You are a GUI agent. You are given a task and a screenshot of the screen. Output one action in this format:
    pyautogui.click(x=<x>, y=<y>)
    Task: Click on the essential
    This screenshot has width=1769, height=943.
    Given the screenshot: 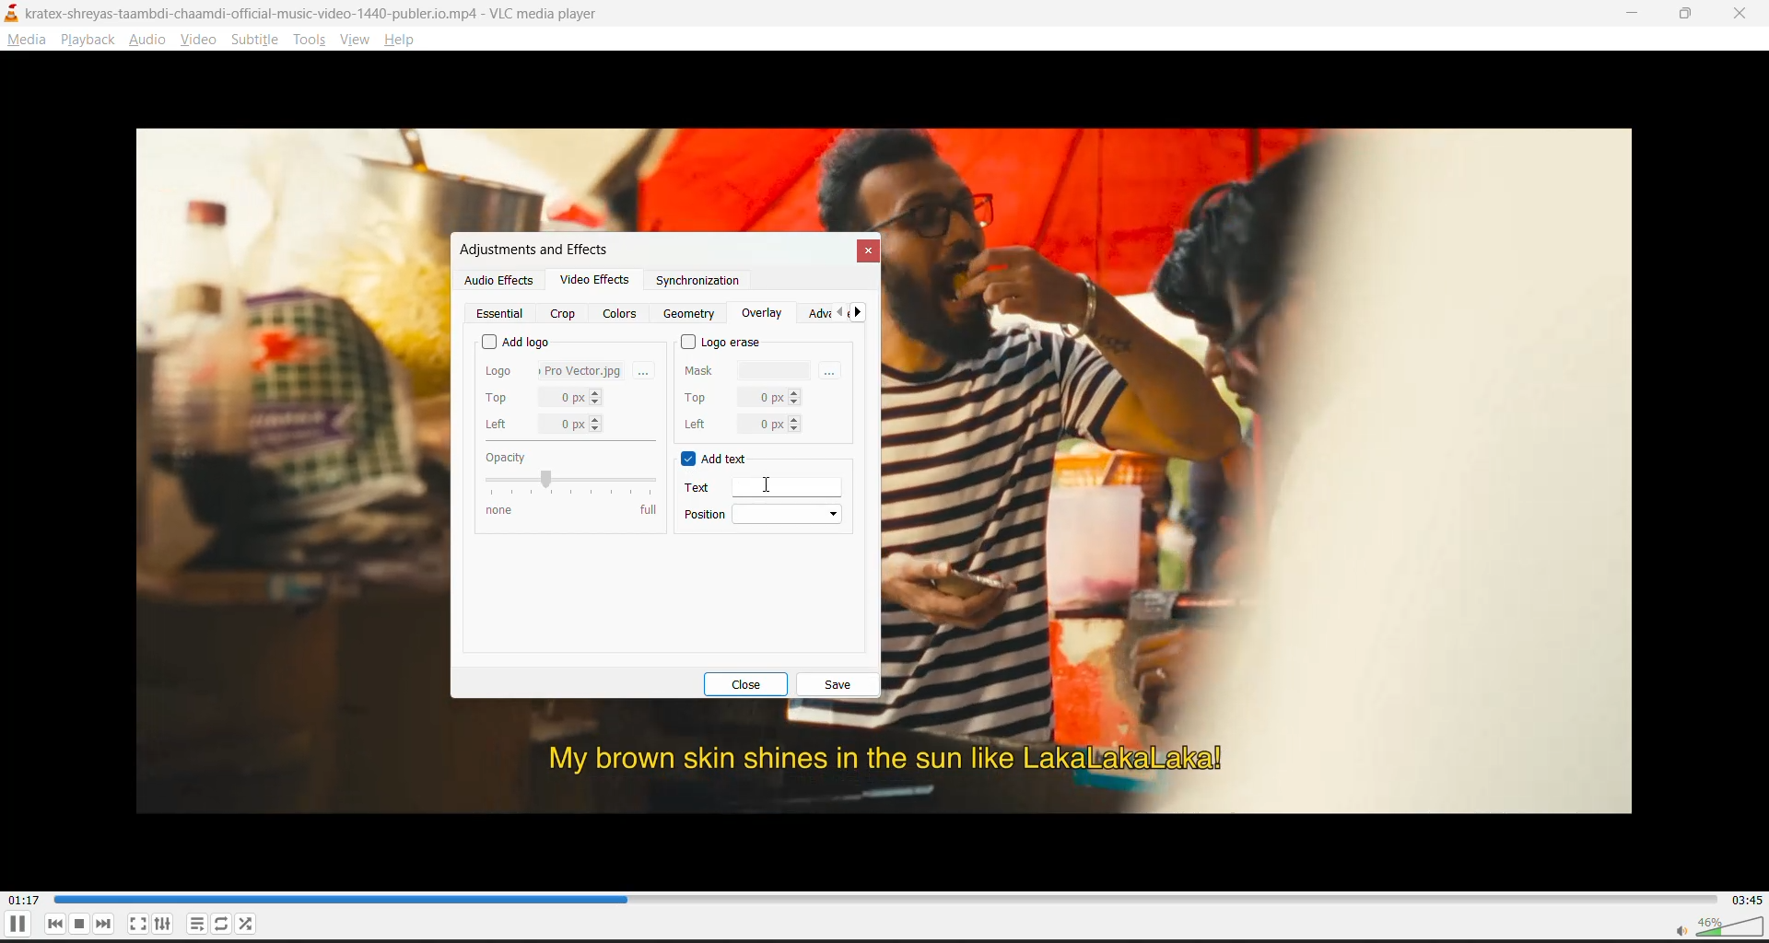 What is the action you would take?
    pyautogui.click(x=503, y=314)
    